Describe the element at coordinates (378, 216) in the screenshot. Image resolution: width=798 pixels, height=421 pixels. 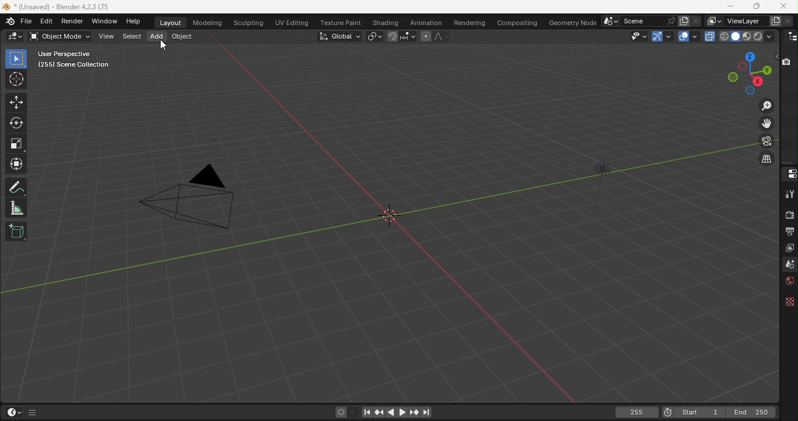
I see `Workspace` at that location.